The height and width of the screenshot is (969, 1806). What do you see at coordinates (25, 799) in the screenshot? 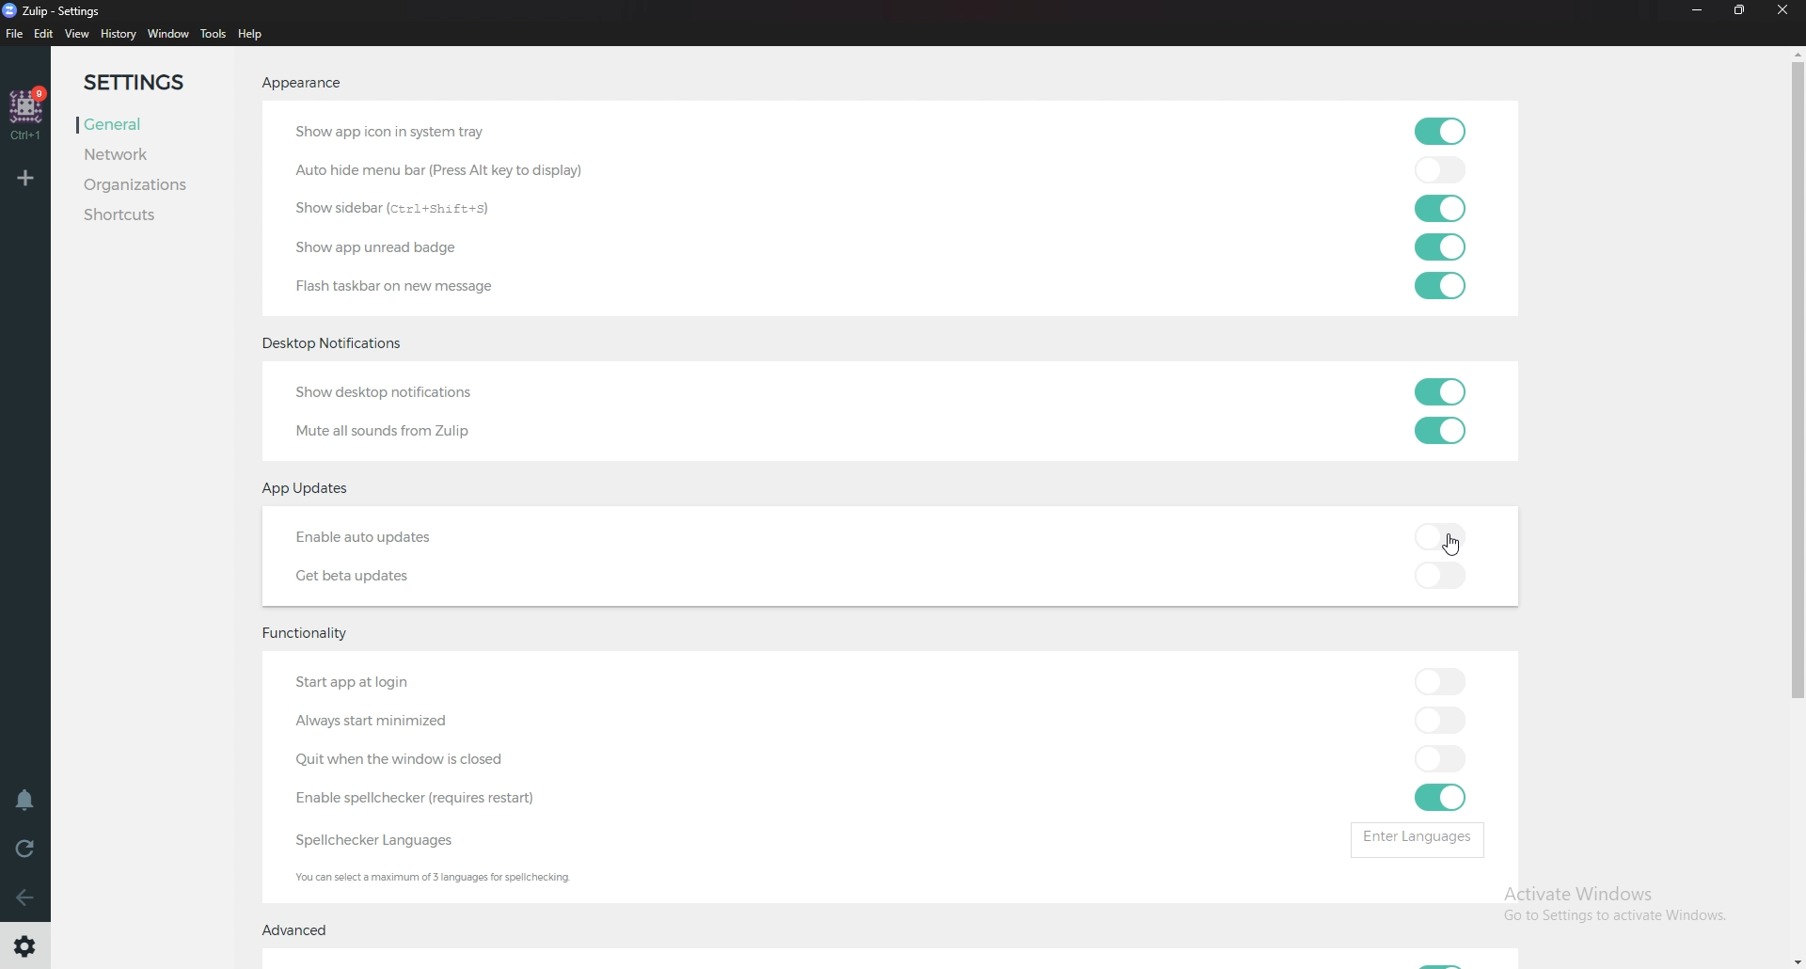
I see `Enable do not disturb` at bounding box center [25, 799].